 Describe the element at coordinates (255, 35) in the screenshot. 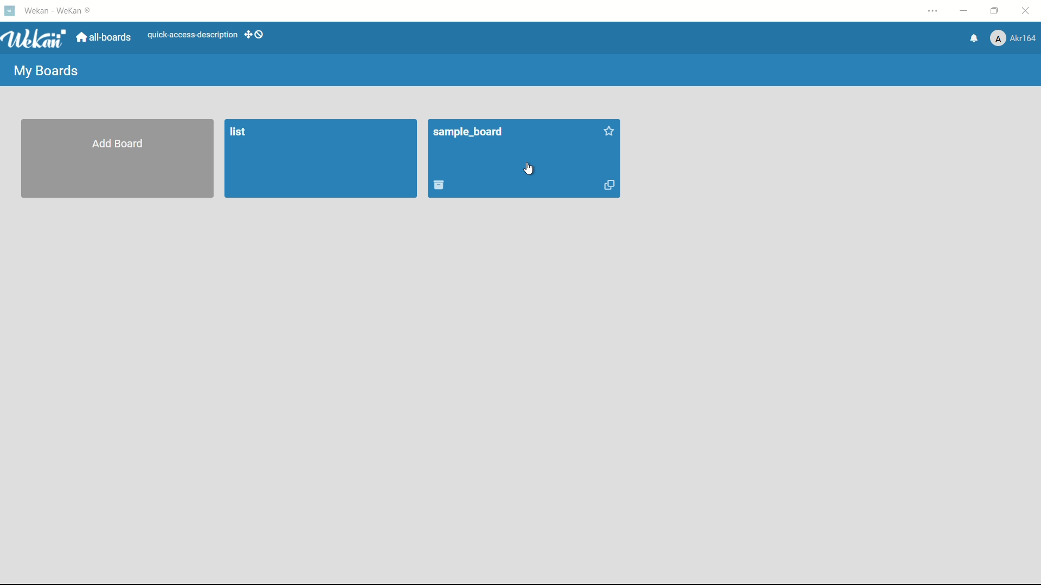

I see `show-desktop-drag-handles` at that location.